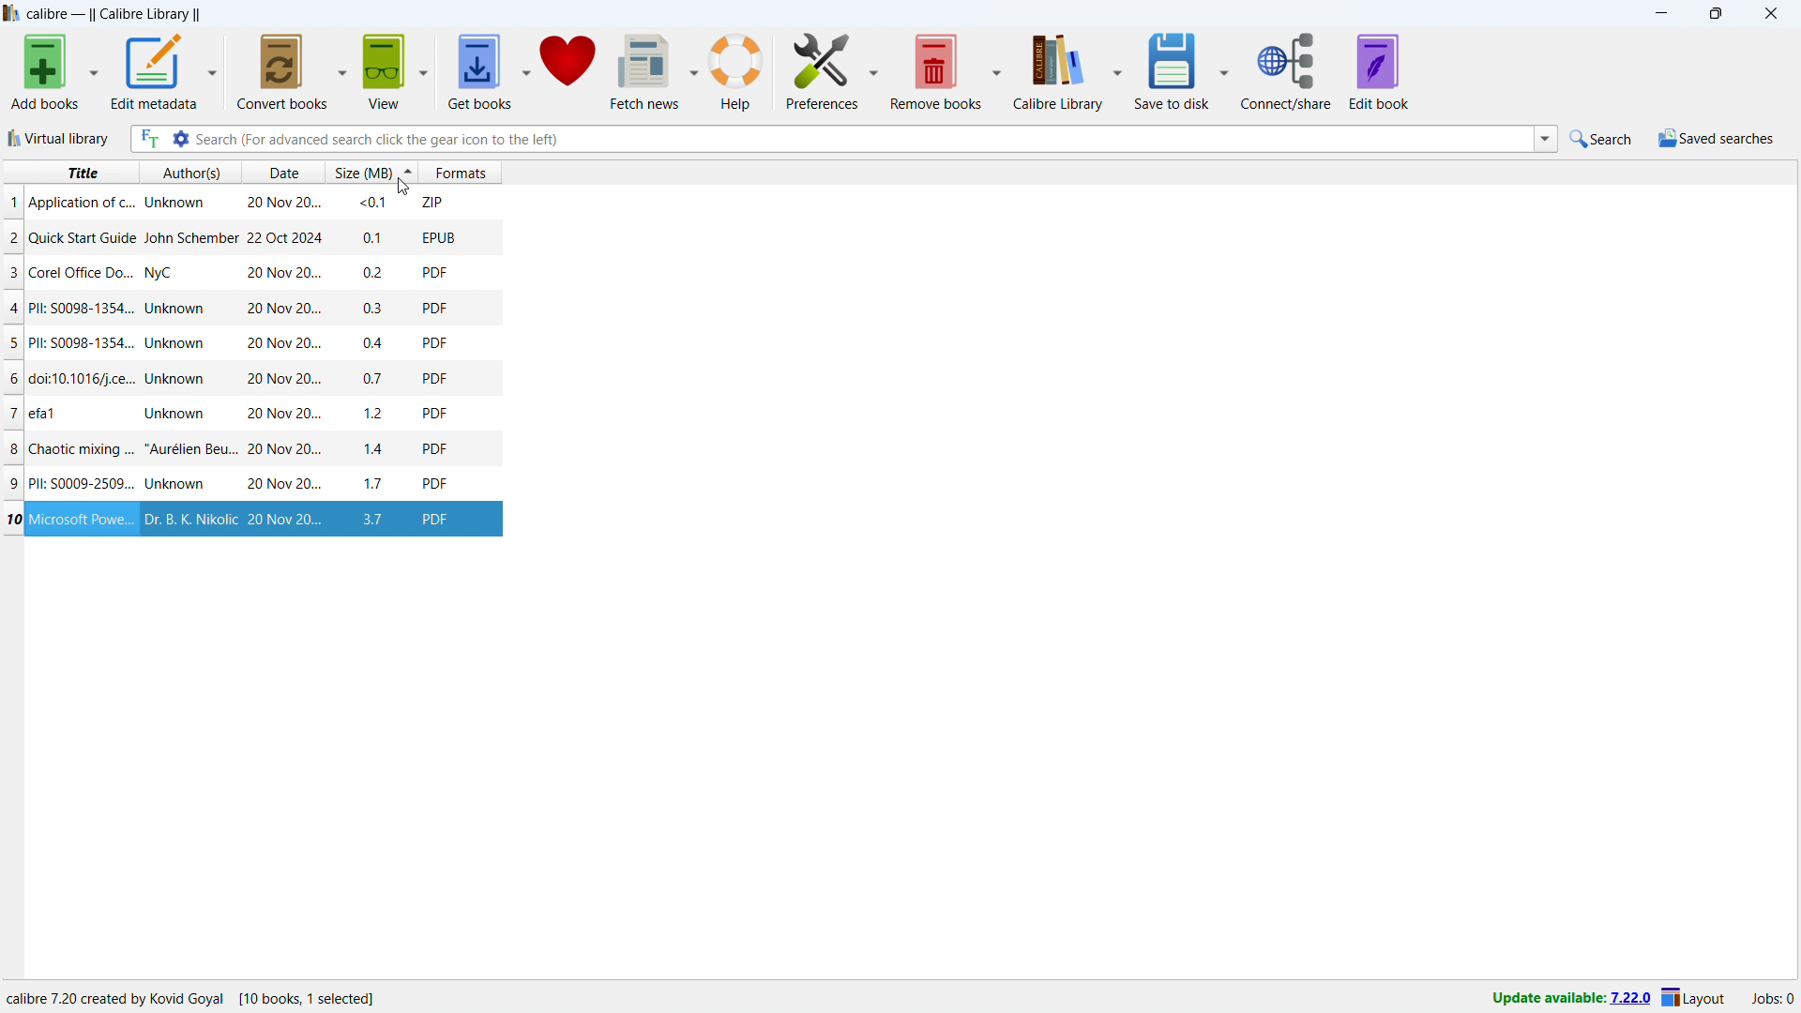 The width and height of the screenshot is (1801, 1013). What do you see at coordinates (385, 71) in the screenshot?
I see `view` at bounding box center [385, 71].